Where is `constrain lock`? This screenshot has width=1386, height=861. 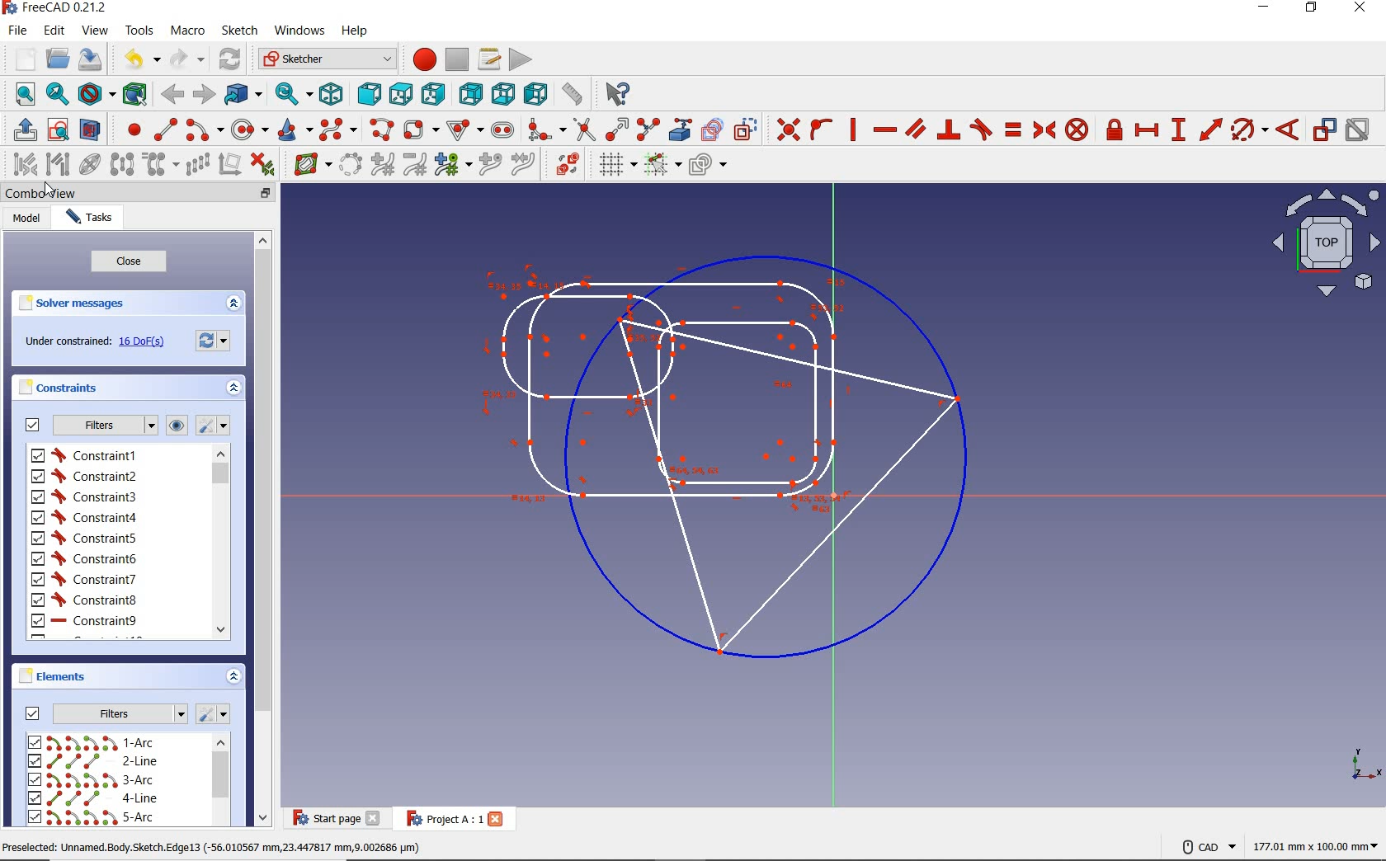 constrain lock is located at coordinates (1115, 131).